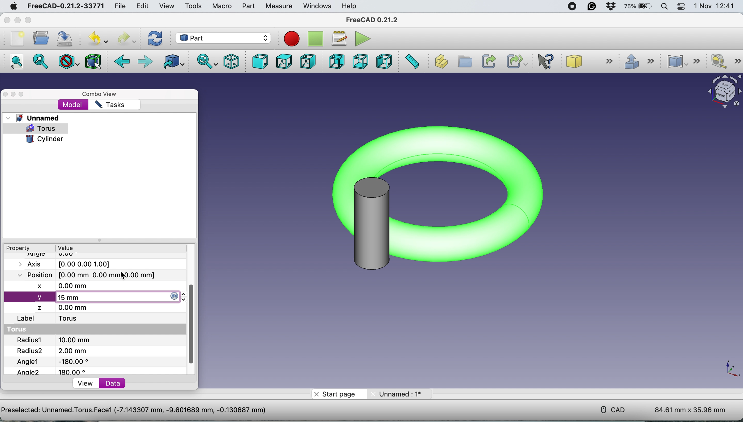 This screenshot has width=743, height=422. What do you see at coordinates (64, 308) in the screenshot?
I see `z axis` at bounding box center [64, 308].